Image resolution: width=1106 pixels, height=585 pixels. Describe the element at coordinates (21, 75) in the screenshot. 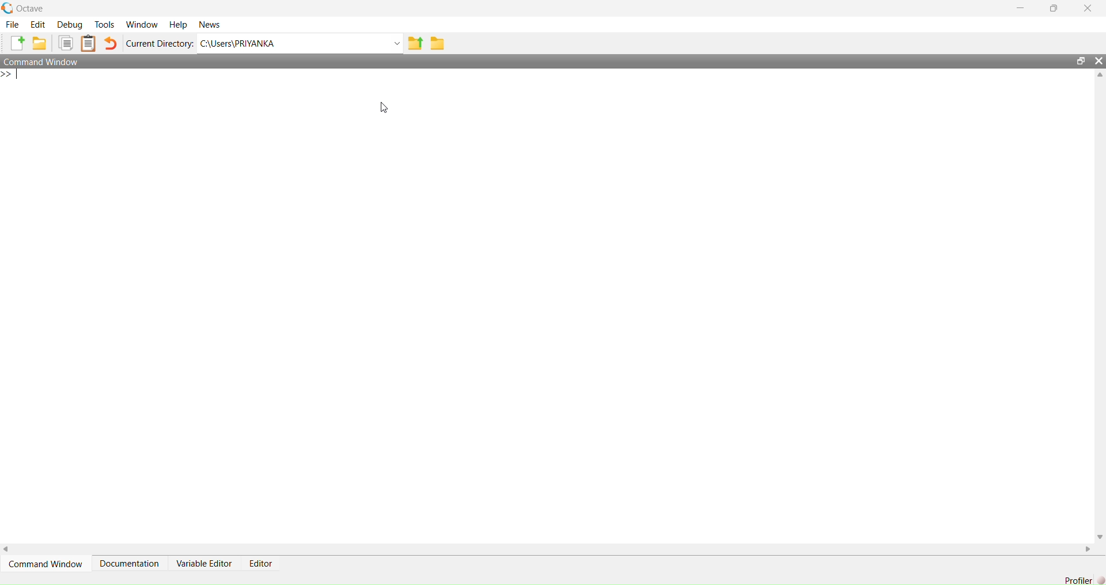

I see `Prompt cursor` at that location.